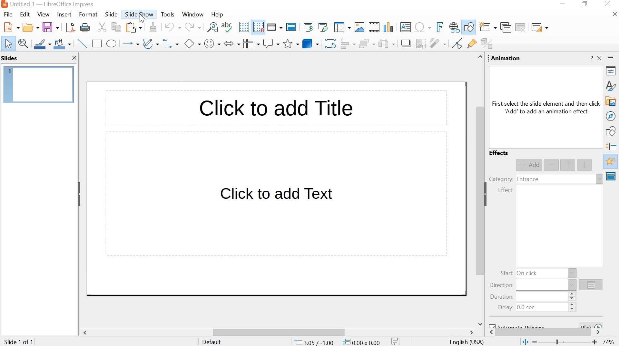  What do you see at coordinates (608, 5) in the screenshot?
I see `close app` at bounding box center [608, 5].